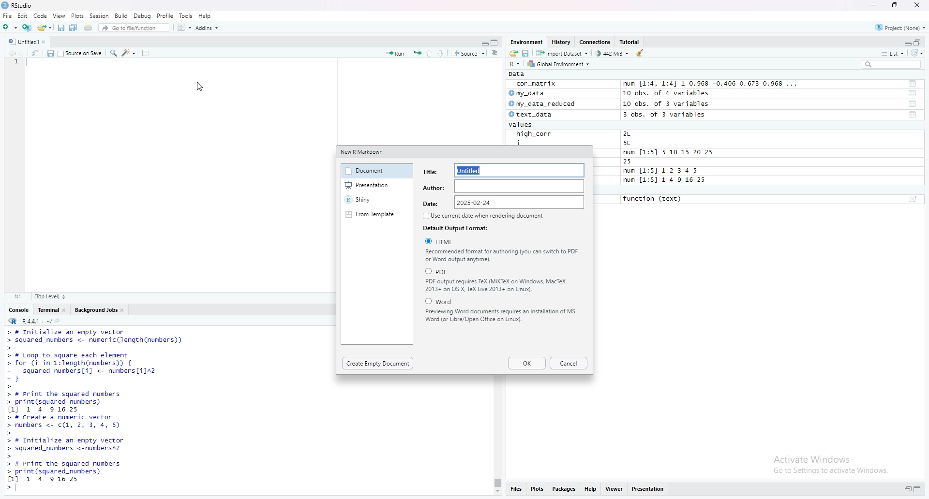 The width and height of the screenshot is (929, 499). I want to click on minimize, so click(483, 43).